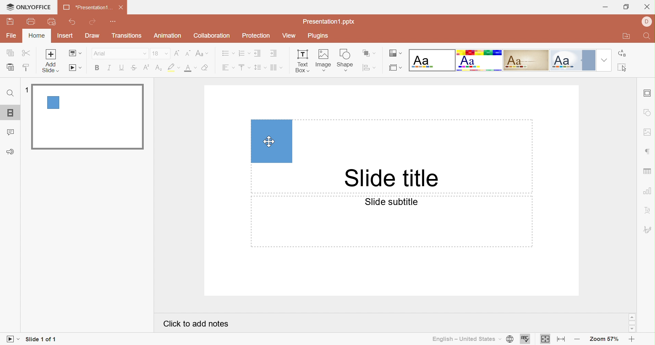 The image size is (655, 345). Describe the element at coordinates (302, 61) in the screenshot. I see `Text box` at that location.